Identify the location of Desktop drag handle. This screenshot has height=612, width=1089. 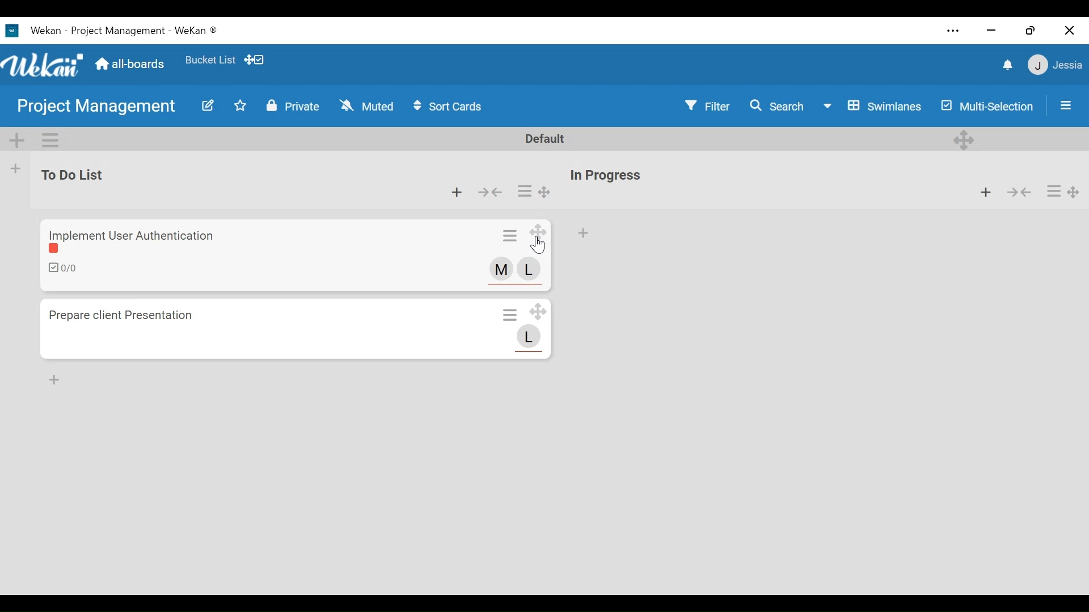
(538, 311).